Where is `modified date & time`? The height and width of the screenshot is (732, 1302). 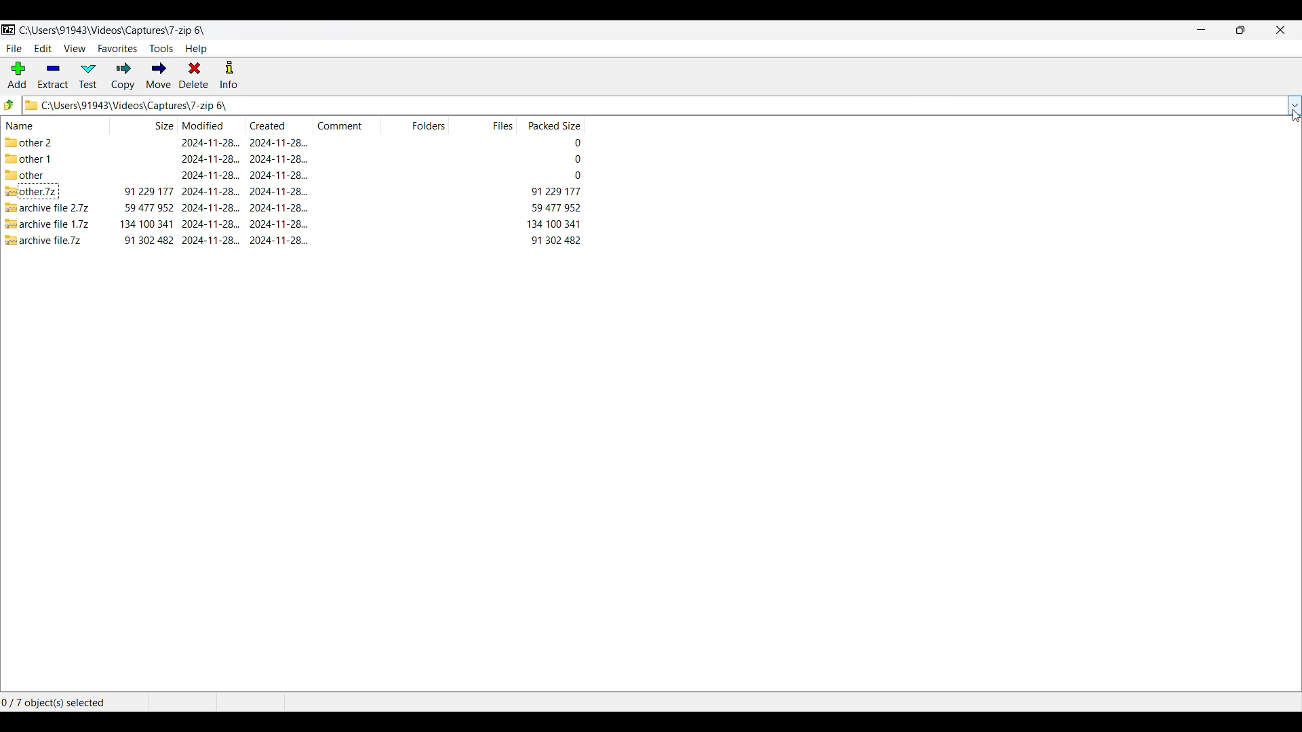
modified date & time is located at coordinates (212, 240).